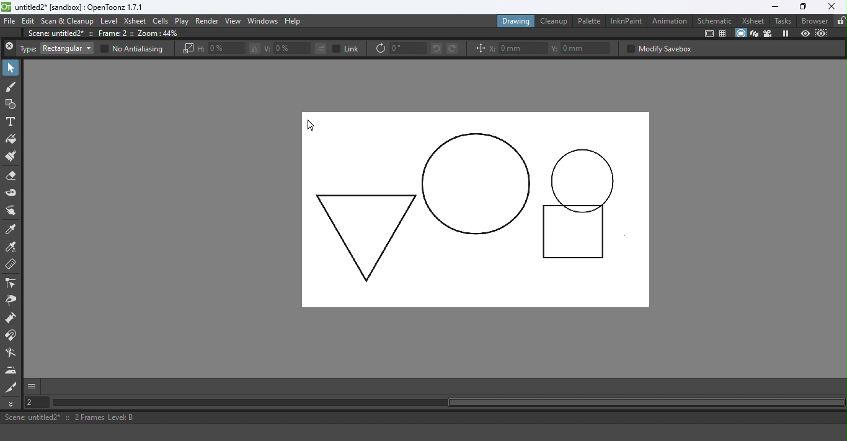  I want to click on Animation, so click(670, 20).